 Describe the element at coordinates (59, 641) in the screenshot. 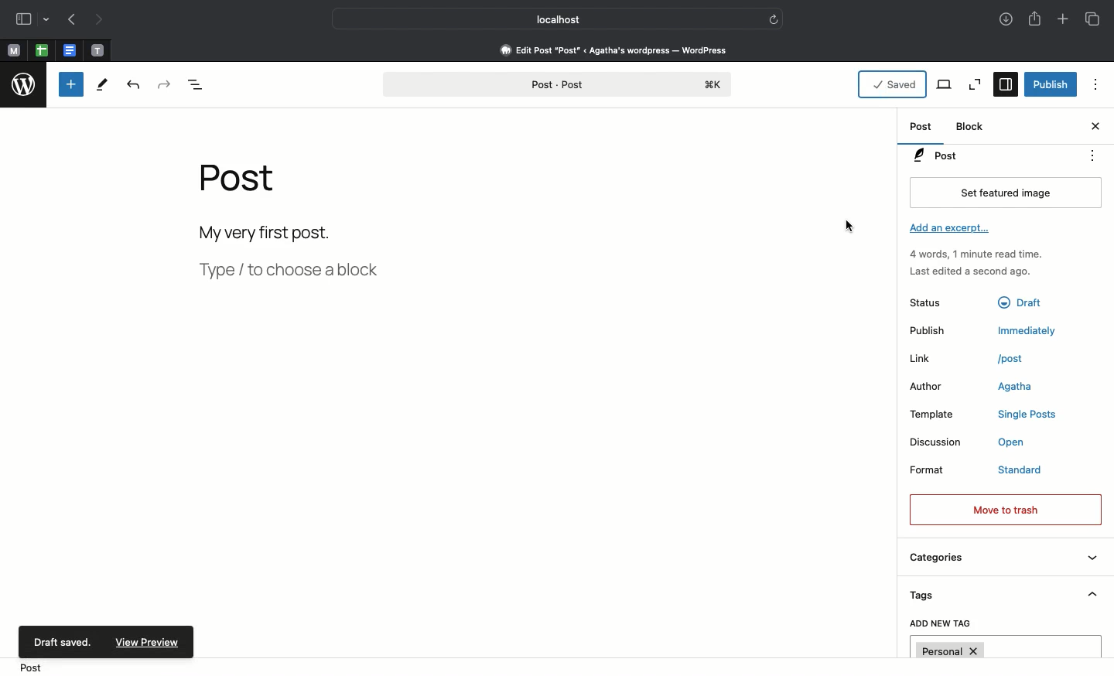

I see `Draft saved` at that location.